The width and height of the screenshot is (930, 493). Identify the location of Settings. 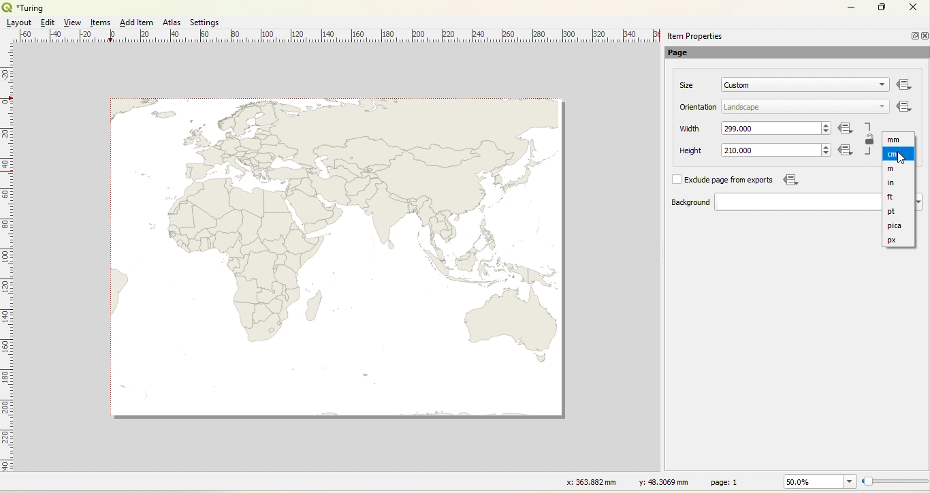
(206, 22).